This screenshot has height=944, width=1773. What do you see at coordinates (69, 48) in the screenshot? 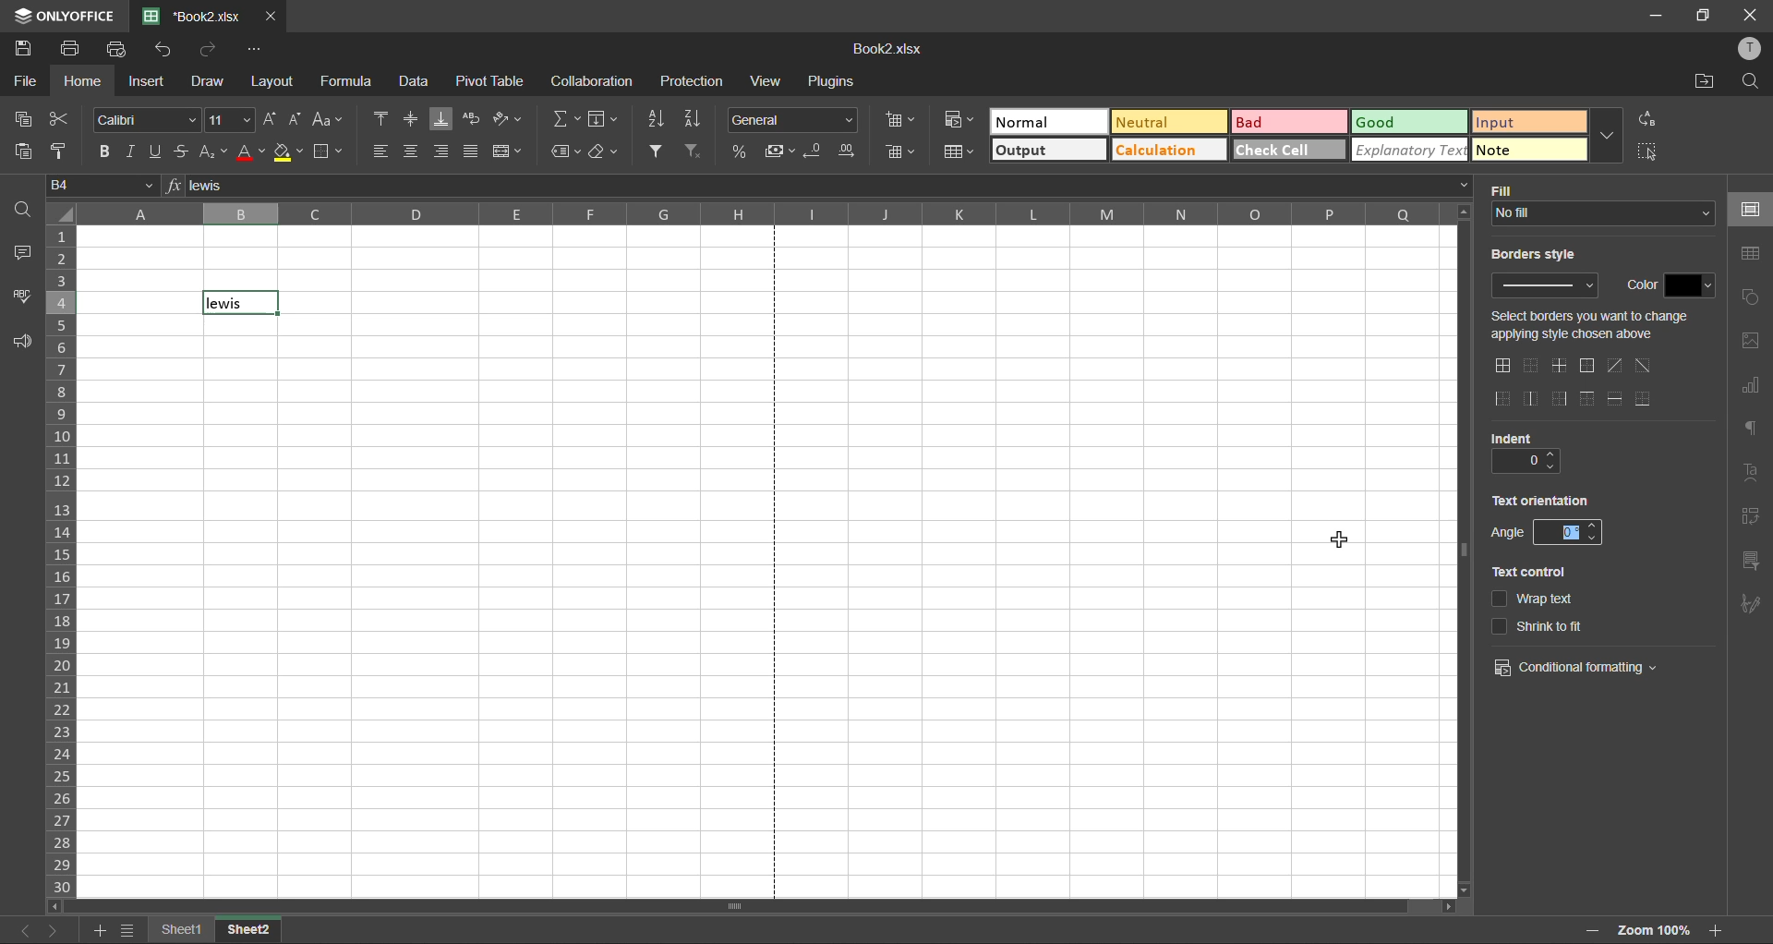
I see `print` at bounding box center [69, 48].